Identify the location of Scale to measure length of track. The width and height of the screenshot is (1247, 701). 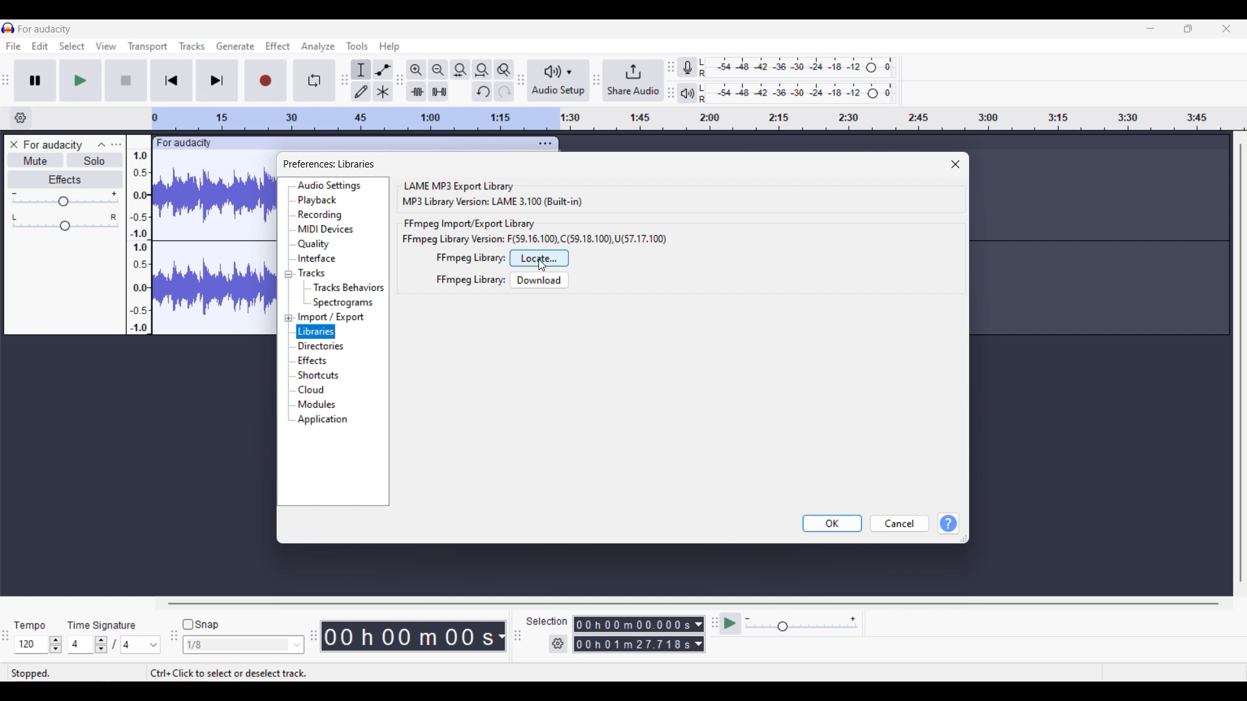
(698, 119).